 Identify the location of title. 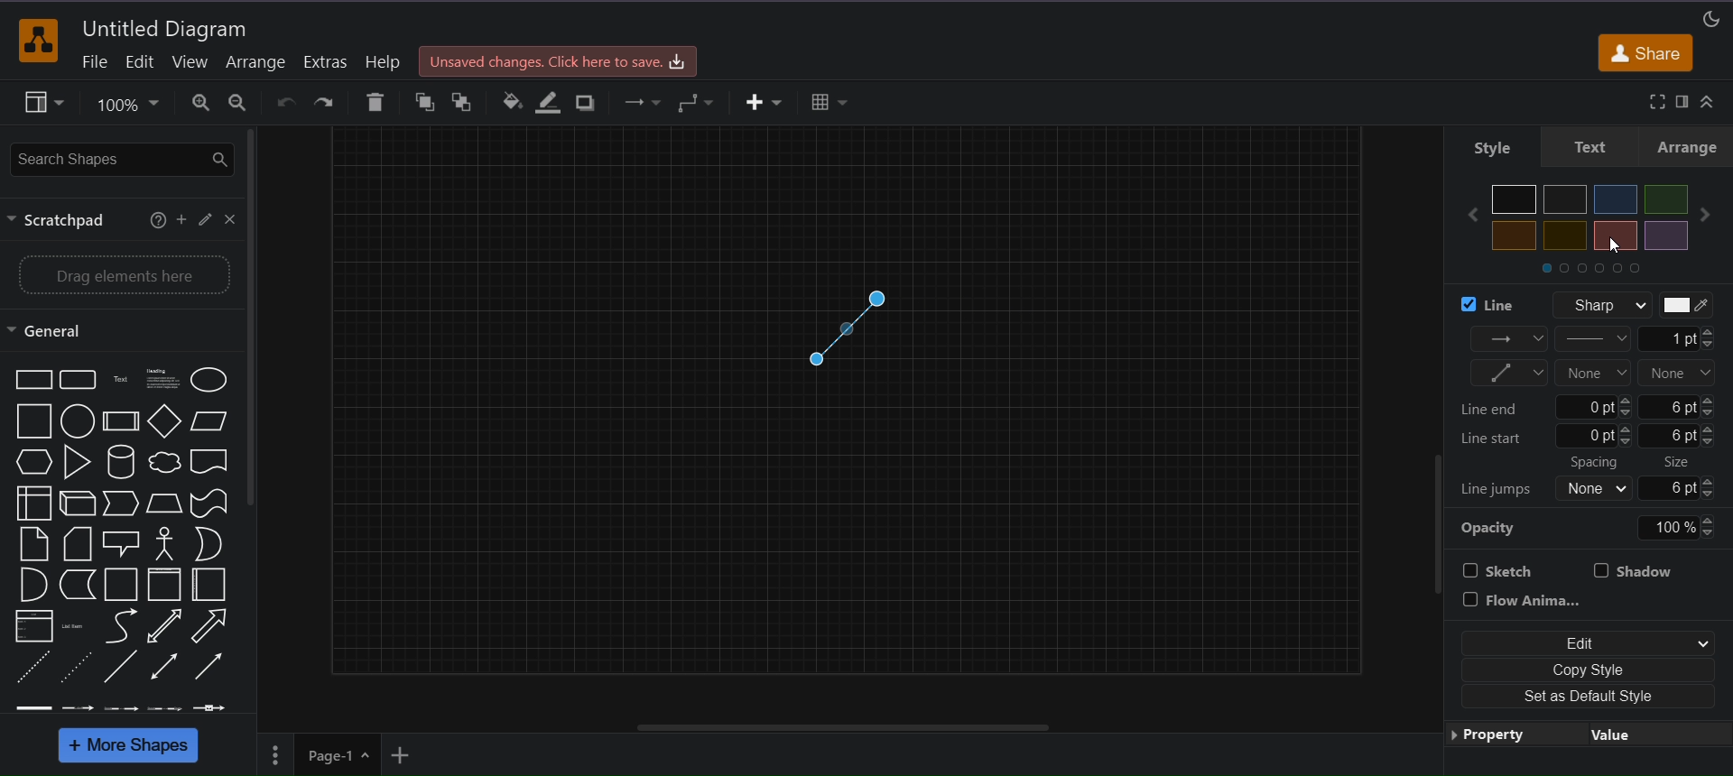
(168, 28).